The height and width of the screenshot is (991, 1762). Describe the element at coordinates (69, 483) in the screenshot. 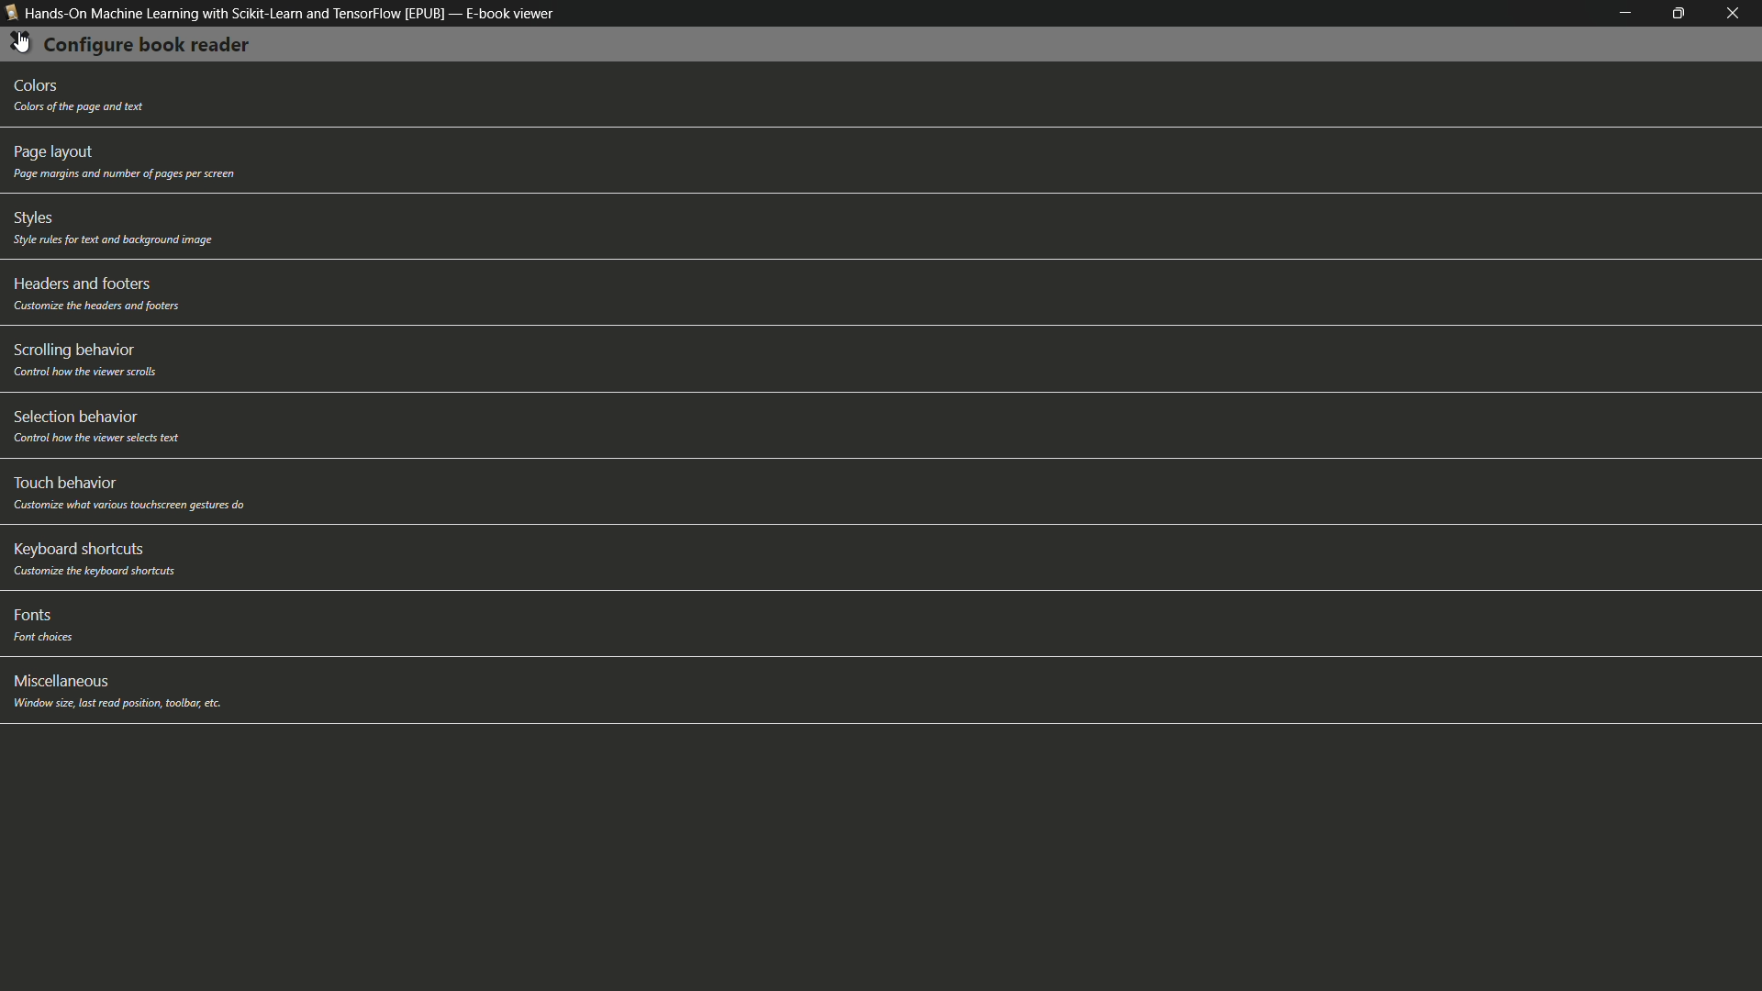

I see `touch behavior` at that location.